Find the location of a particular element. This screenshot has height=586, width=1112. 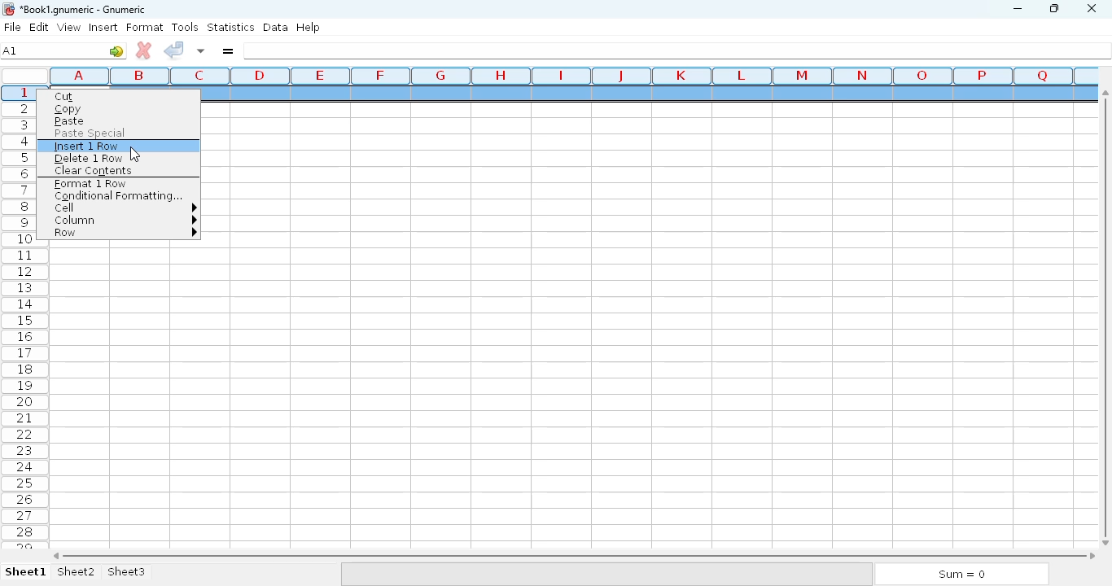

sum = 0 is located at coordinates (960, 575).